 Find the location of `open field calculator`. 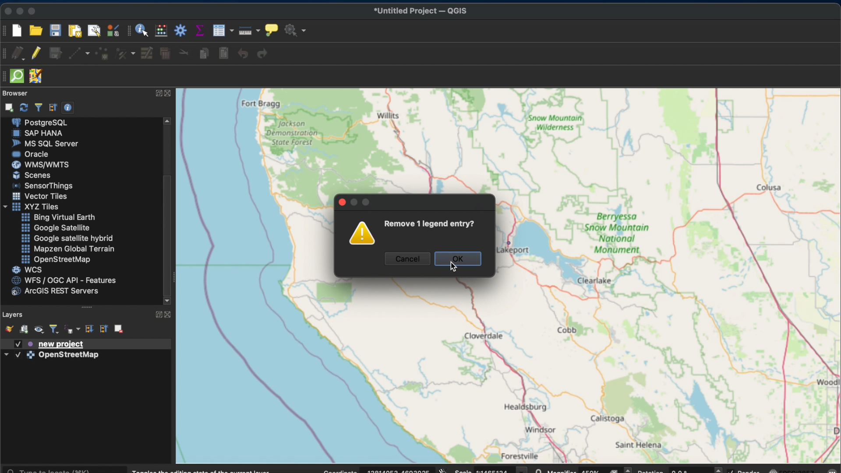

open field calculator is located at coordinates (162, 30).